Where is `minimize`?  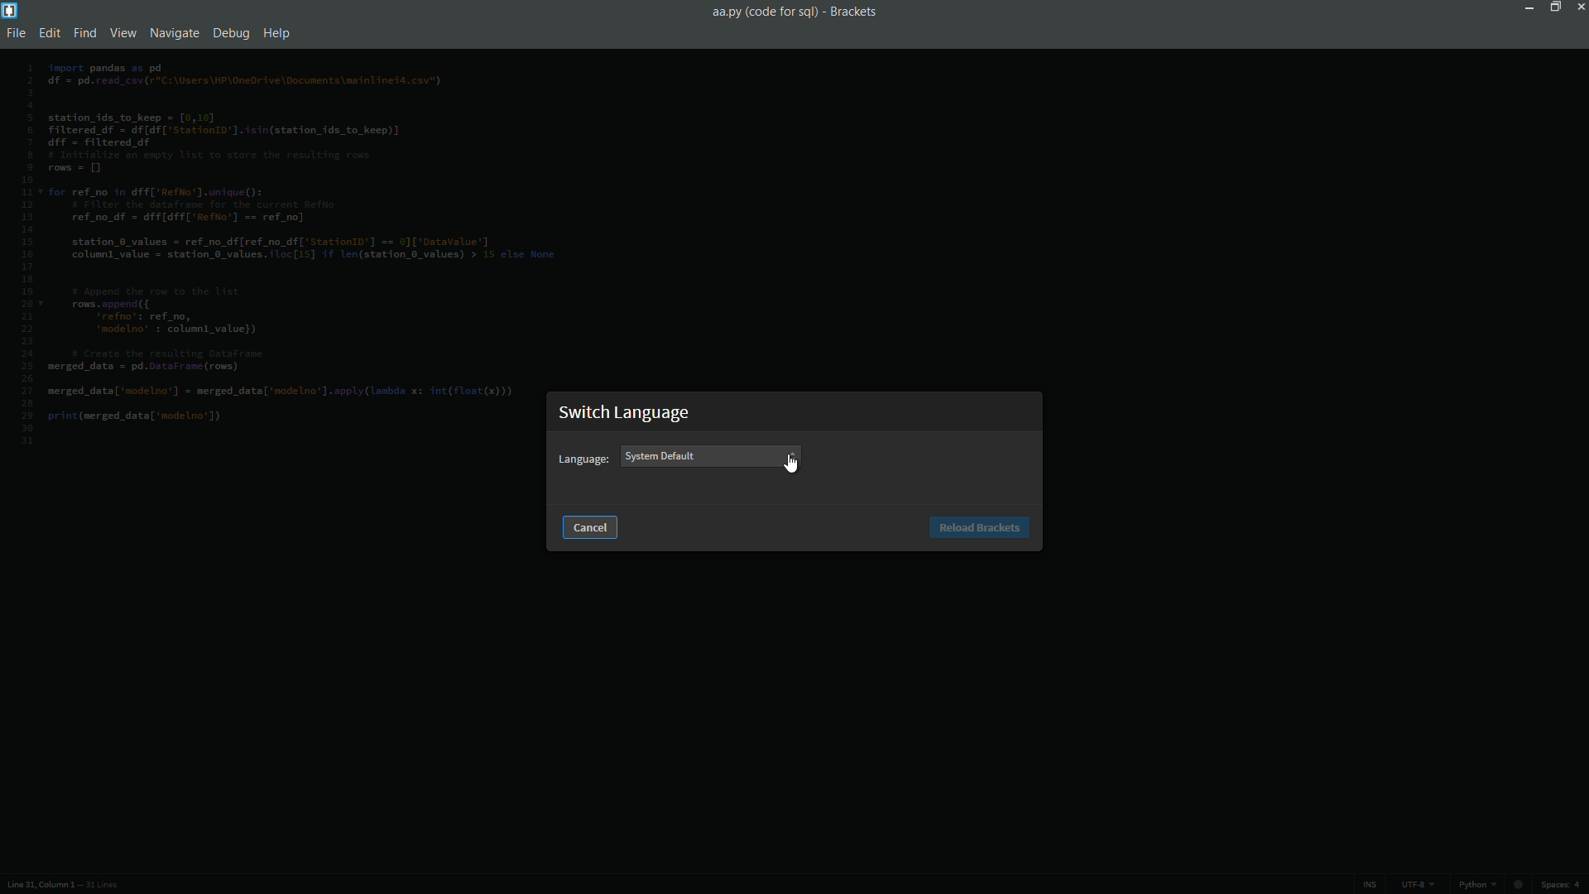
minimize is located at coordinates (1526, 7).